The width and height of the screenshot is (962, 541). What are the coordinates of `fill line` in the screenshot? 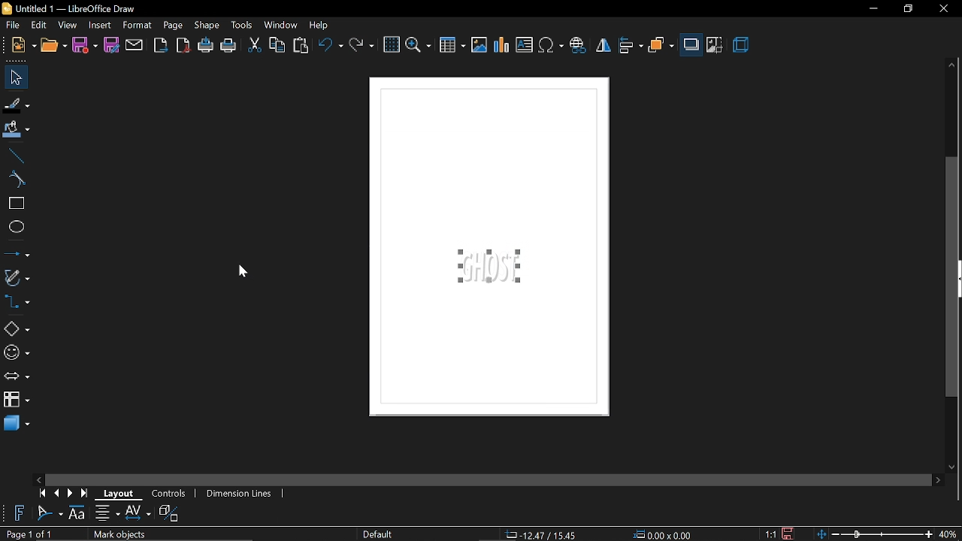 It's located at (17, 104).